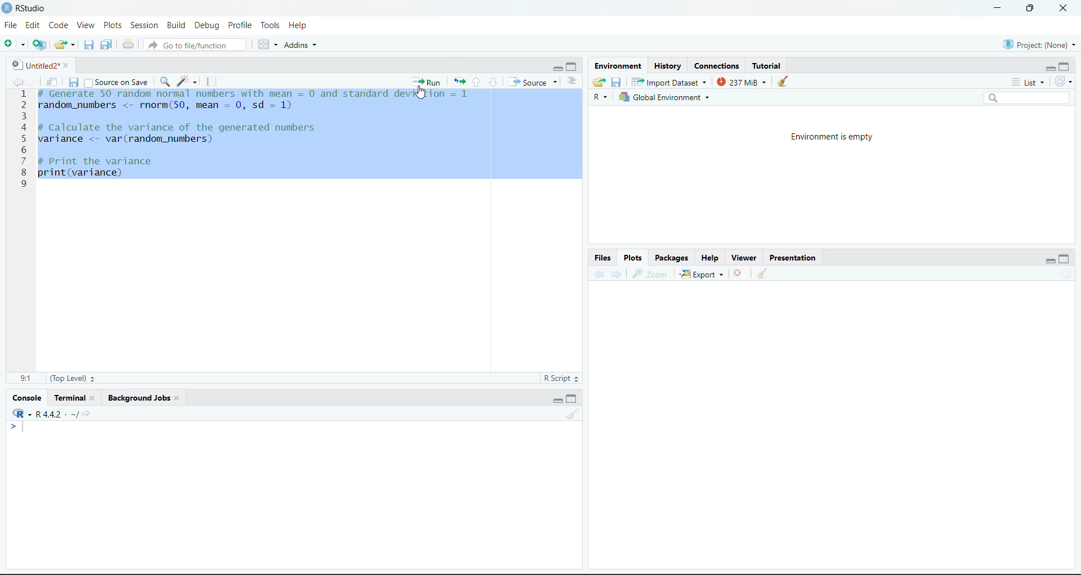 Image resolution: width=1081 pixels, height=575 pixels. I want to click on up, so click(476, 82).